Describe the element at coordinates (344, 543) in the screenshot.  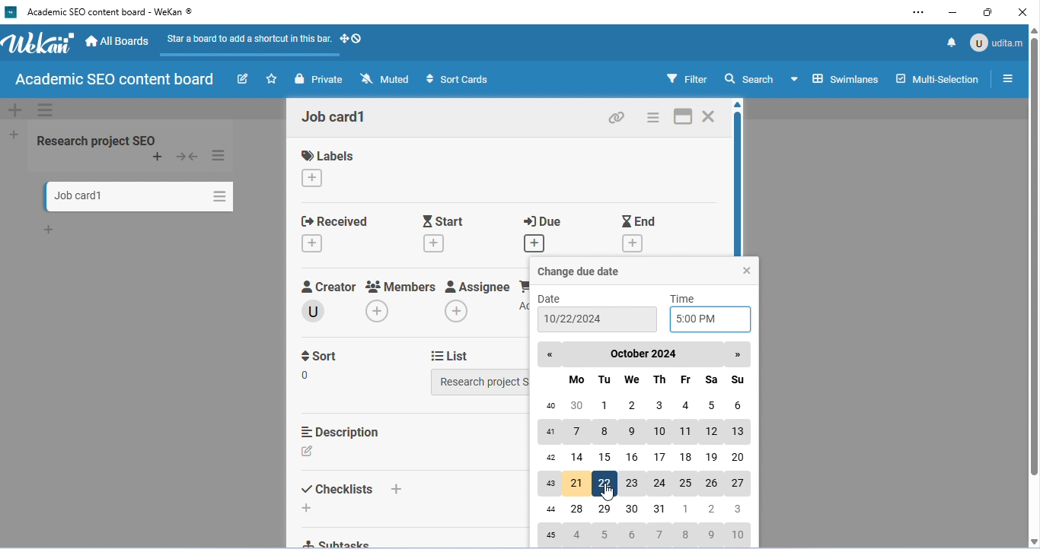
I see `subtasks` at that location.